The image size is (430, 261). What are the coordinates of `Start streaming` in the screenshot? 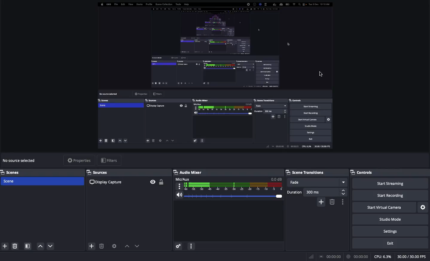 It's located at (391, 183).